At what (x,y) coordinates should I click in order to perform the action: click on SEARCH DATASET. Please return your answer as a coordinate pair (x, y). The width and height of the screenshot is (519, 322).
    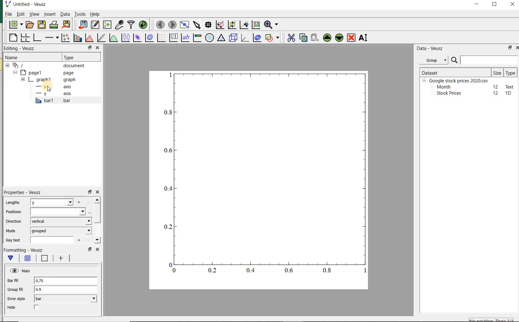
    Looking at the image, I should click on (484, 60).